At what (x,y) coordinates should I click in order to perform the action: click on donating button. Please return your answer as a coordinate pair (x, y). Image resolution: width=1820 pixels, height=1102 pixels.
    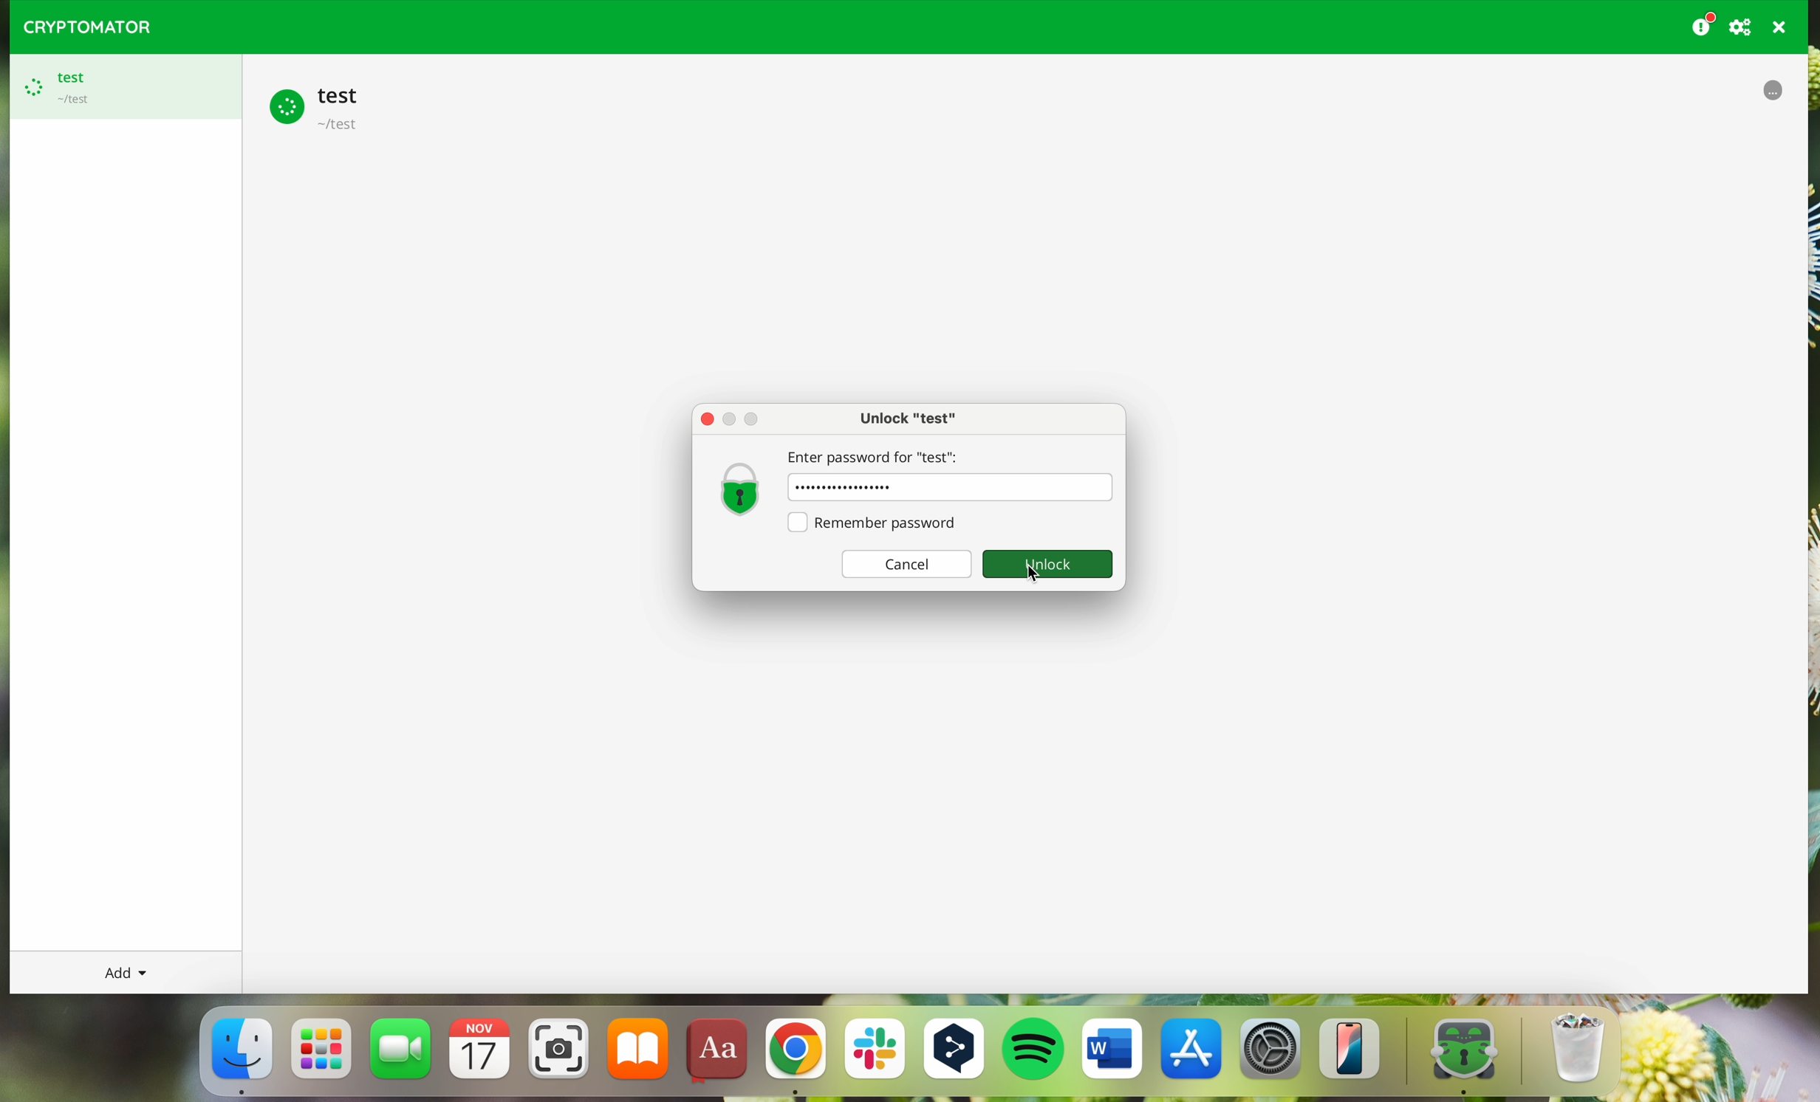
    Looking at the image, I should click on (1703, 24).